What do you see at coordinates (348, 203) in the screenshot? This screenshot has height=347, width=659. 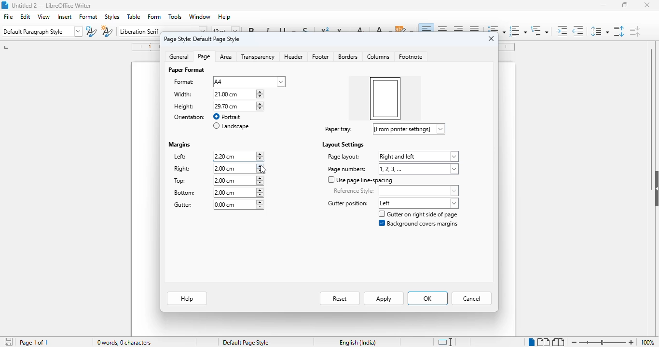 I see `gutter position label` at bounding box center [348, 203].